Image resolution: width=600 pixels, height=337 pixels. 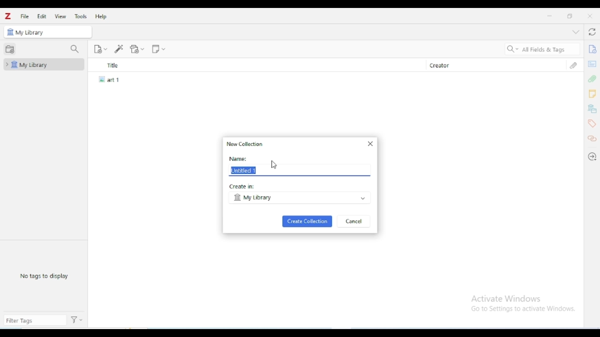 What do you see at coordinates (301, 171) in the screenshot?
I see `Untitled 1` at bounding box center [301, 171].